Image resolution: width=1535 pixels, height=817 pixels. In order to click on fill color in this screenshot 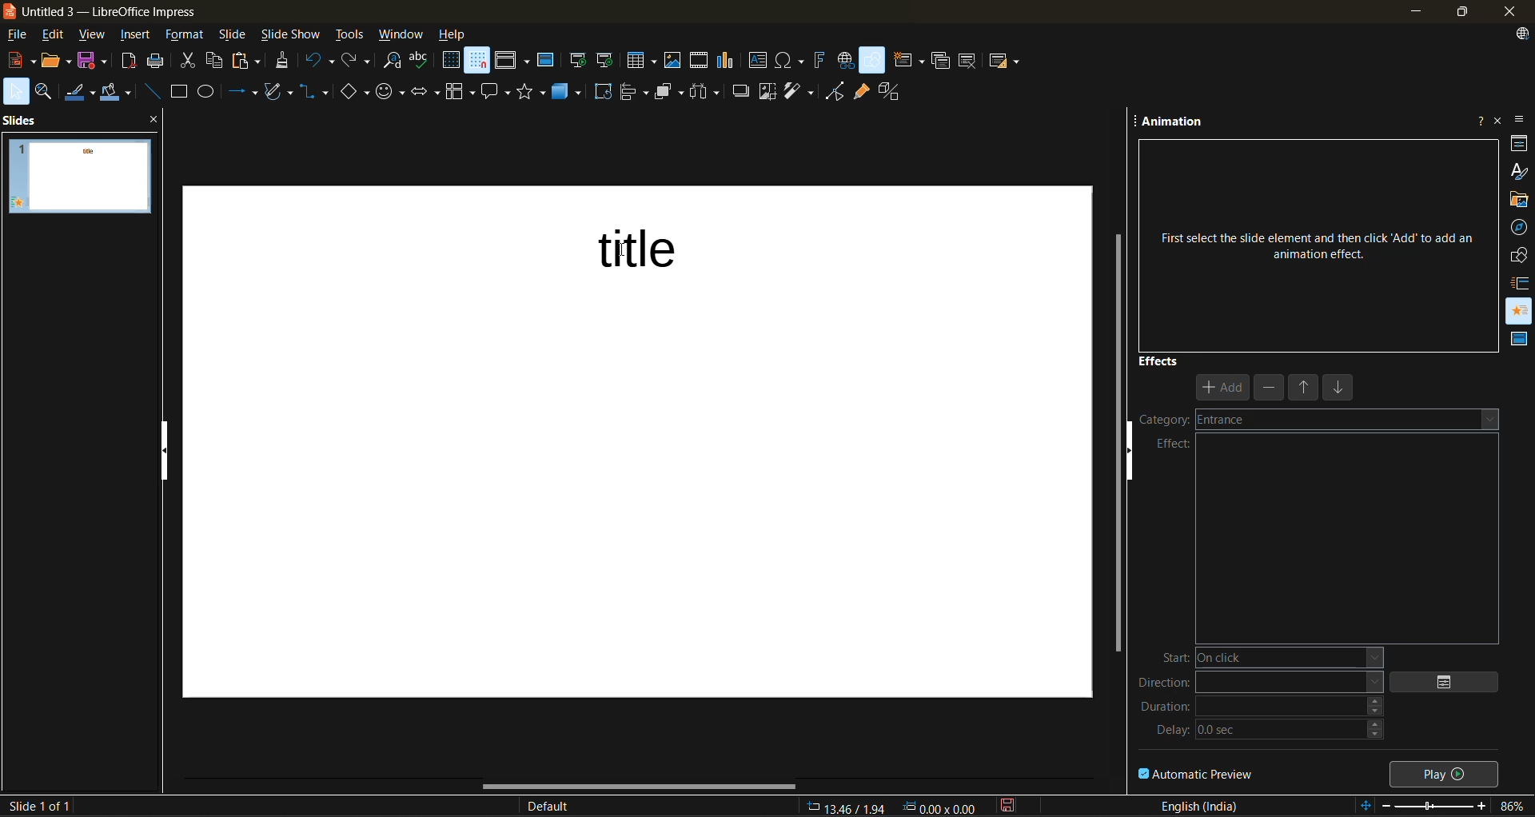, I will do `click(118, 94)`.